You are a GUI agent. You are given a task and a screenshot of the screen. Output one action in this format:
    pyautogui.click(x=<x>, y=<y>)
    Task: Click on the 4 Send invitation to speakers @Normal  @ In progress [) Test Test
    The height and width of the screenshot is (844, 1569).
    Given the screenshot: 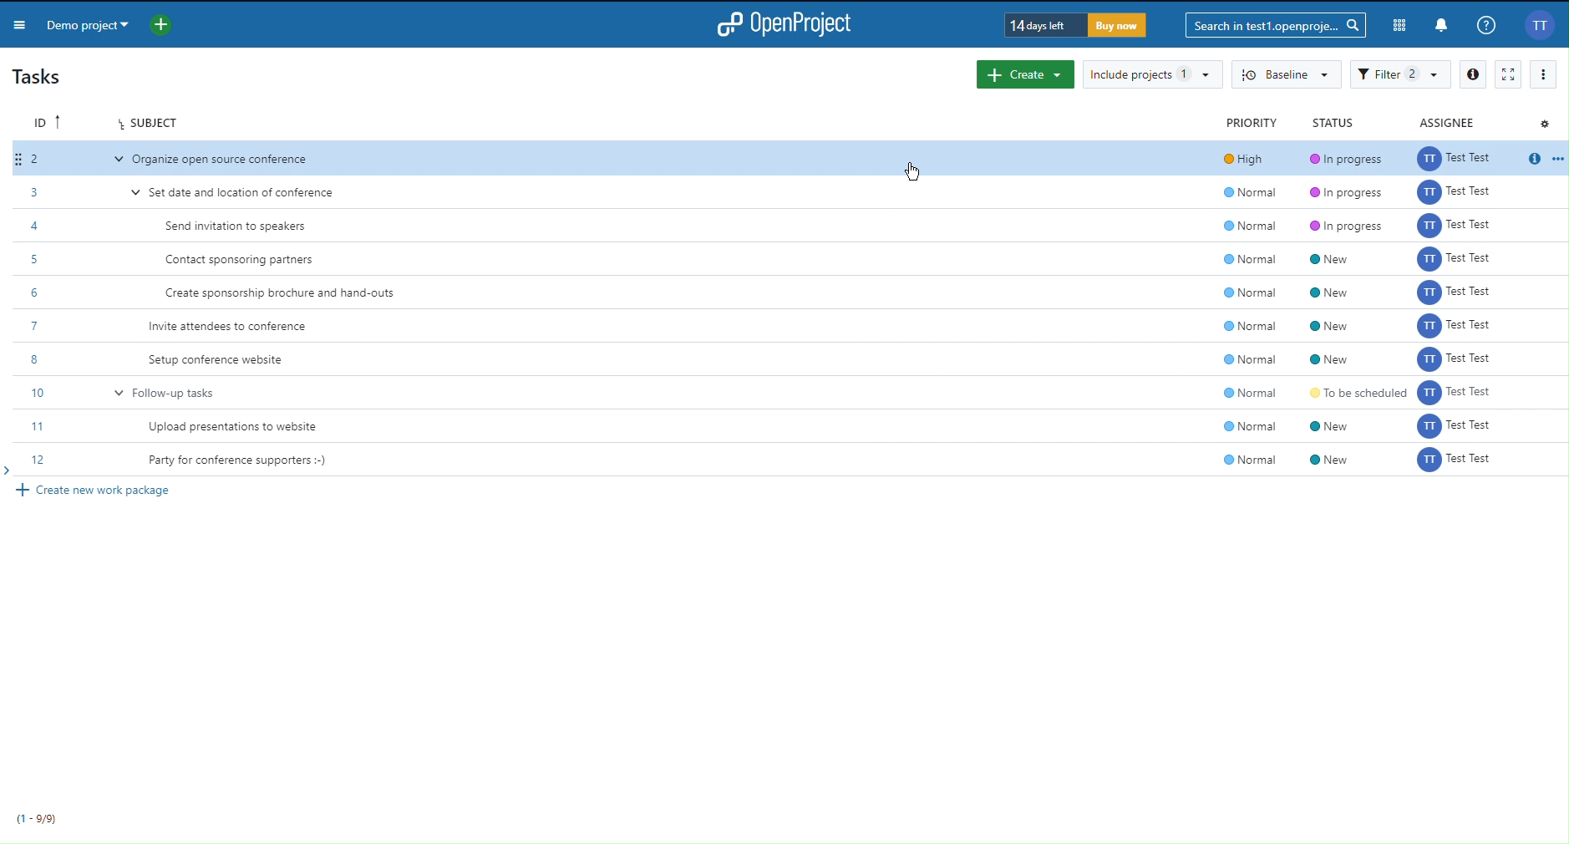 What is the action you would take?
    pyautogui.click(x=792, y=226)
    